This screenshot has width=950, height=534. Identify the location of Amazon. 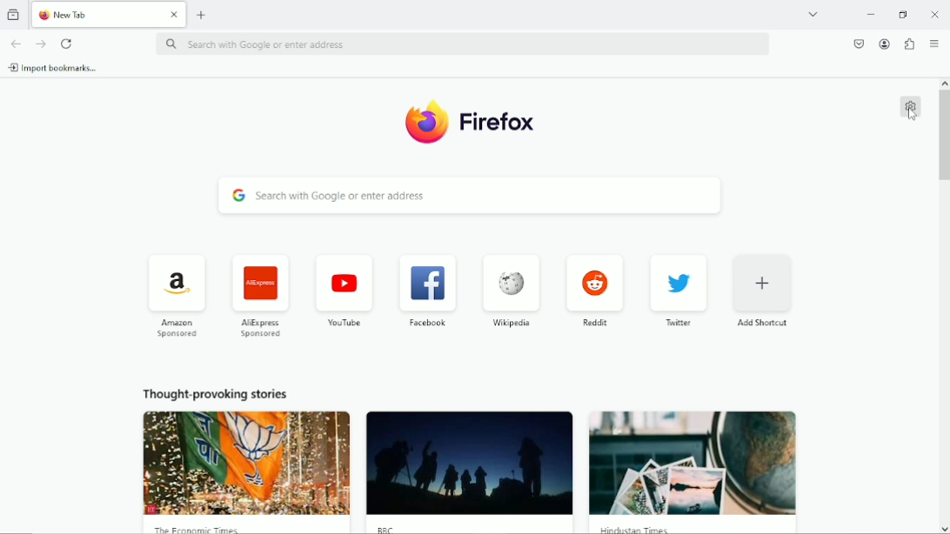
(173, 296).